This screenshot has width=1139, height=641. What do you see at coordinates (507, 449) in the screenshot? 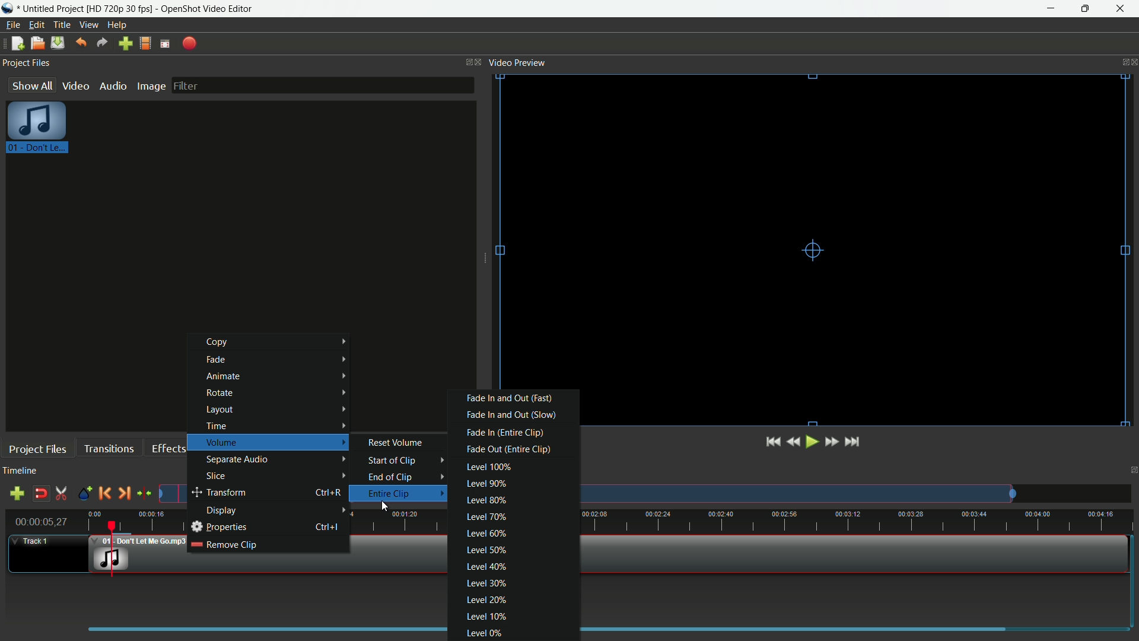
I see `fade out entire clip` at bounding box center [507, 449].